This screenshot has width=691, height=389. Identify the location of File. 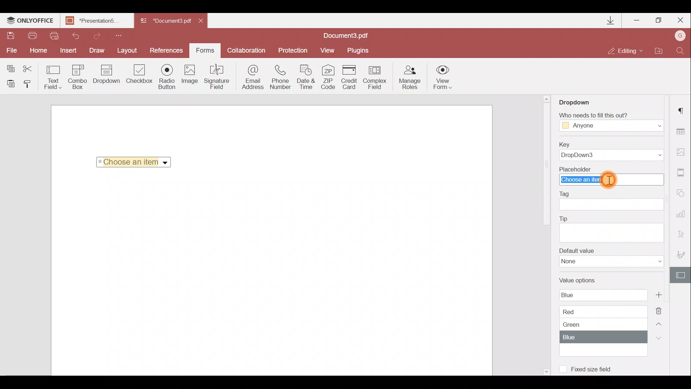
(12, 51).